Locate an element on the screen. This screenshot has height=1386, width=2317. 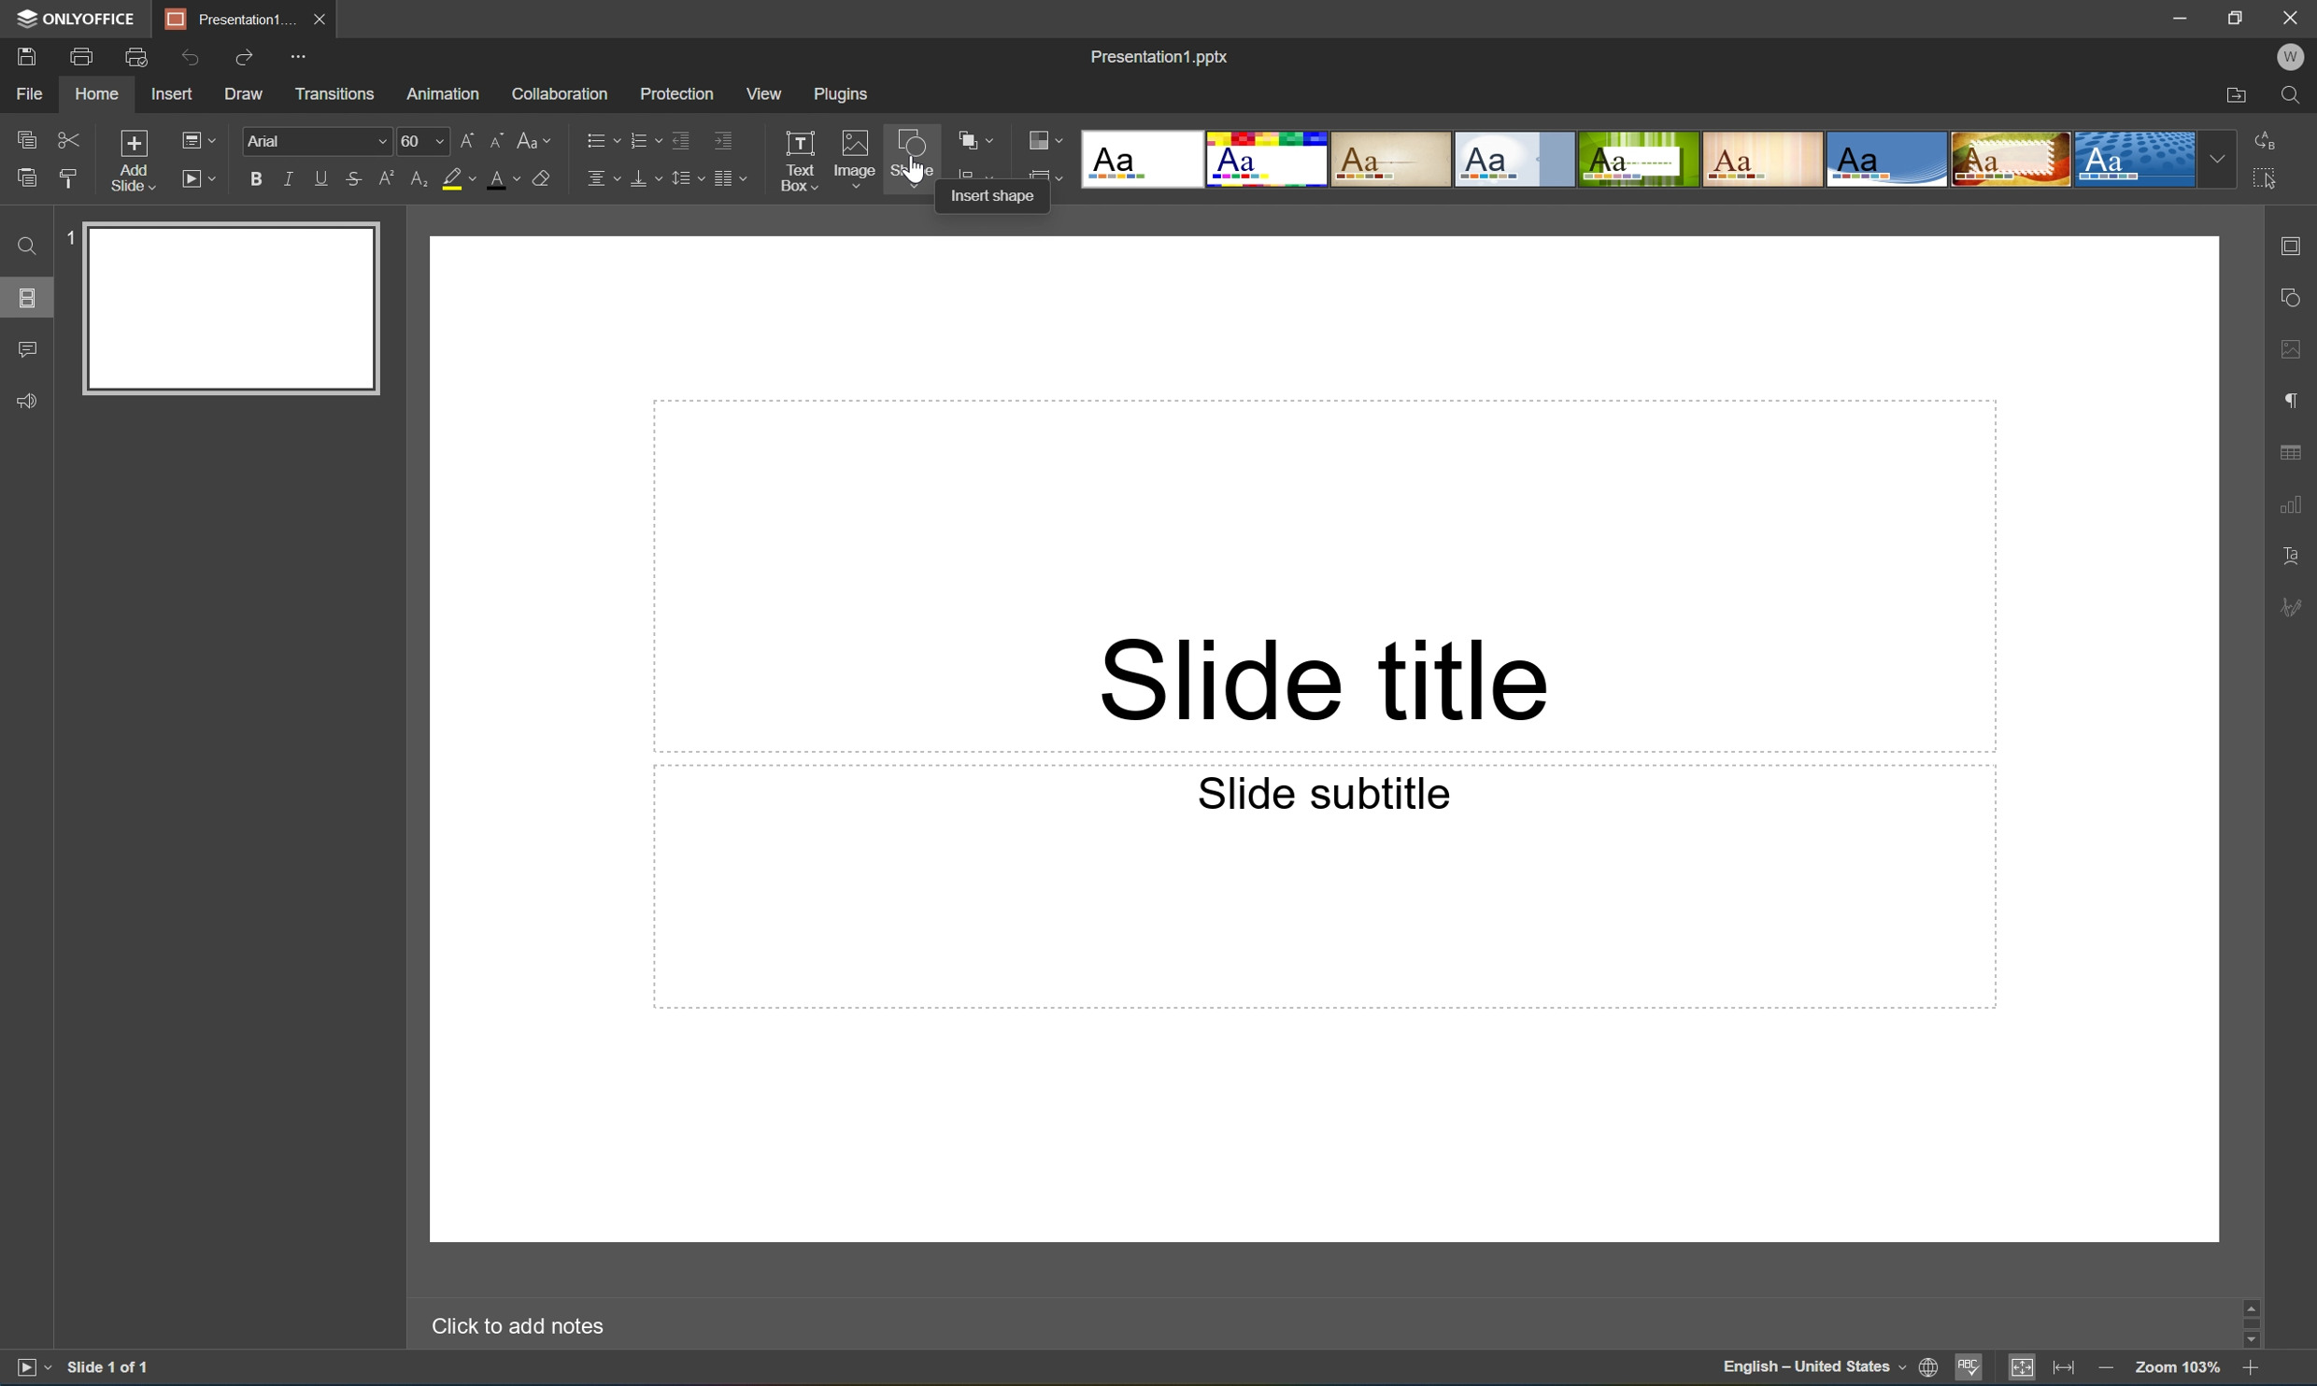
Undo is located at coordinates (192, 56).